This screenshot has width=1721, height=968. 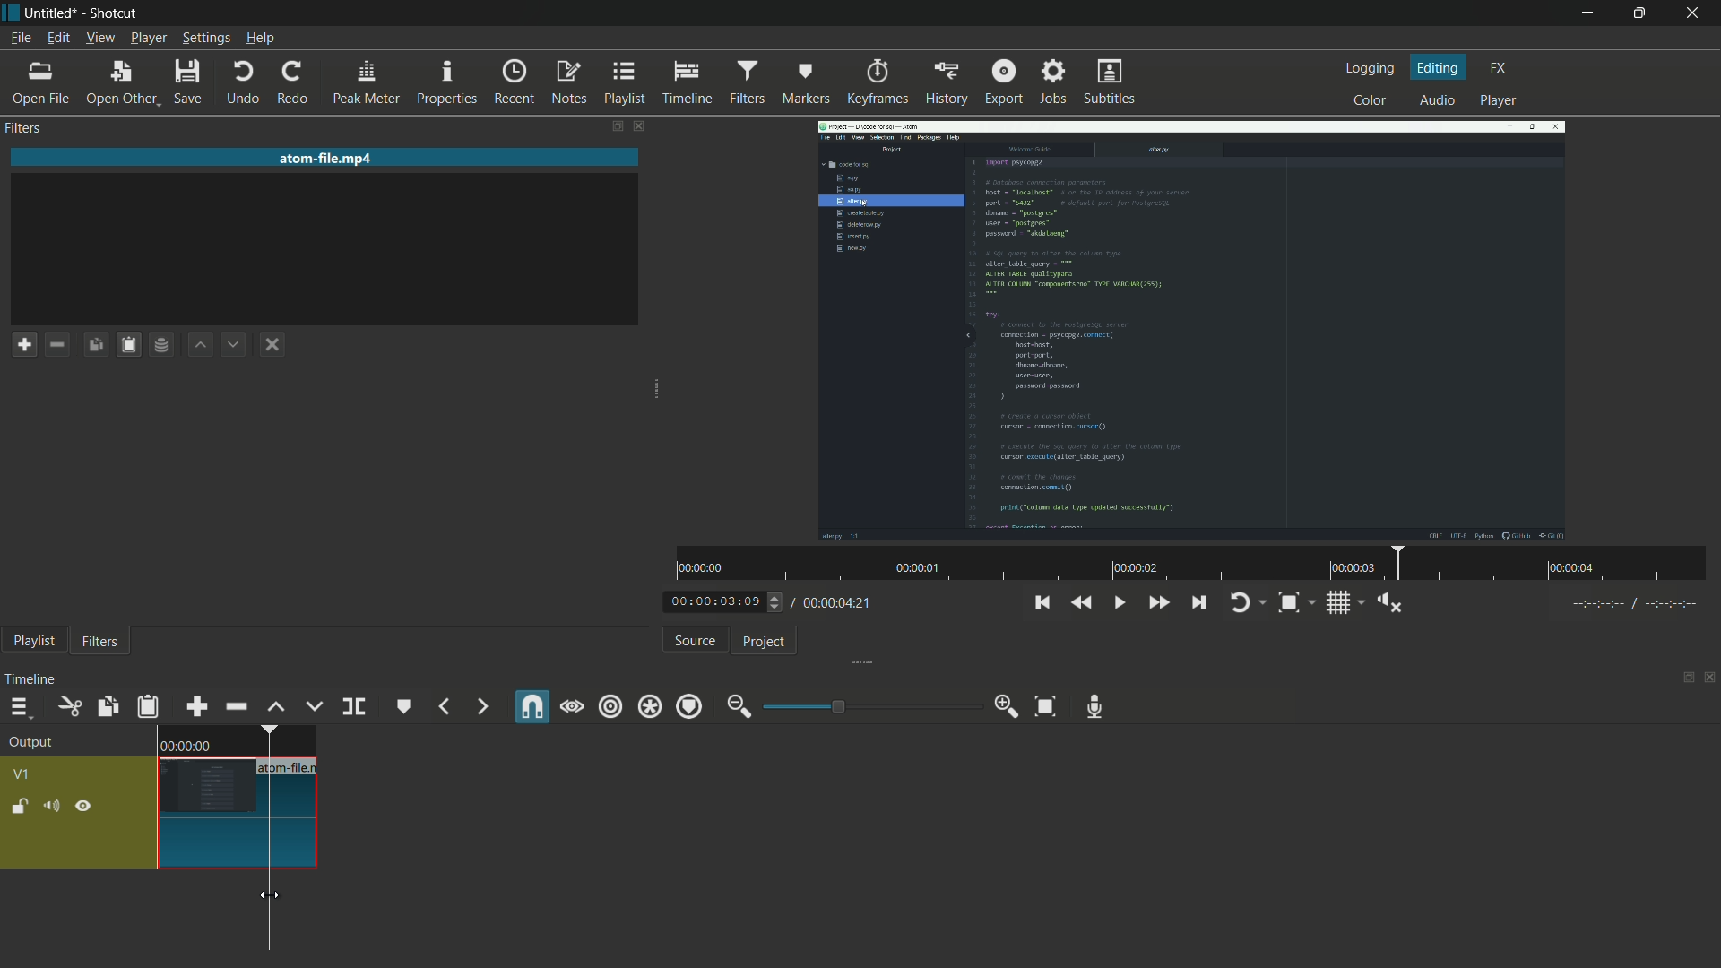 What do you see at coordinates (571, 82) in the screenshot?
I see `notes` at bounding box center [571, 82].